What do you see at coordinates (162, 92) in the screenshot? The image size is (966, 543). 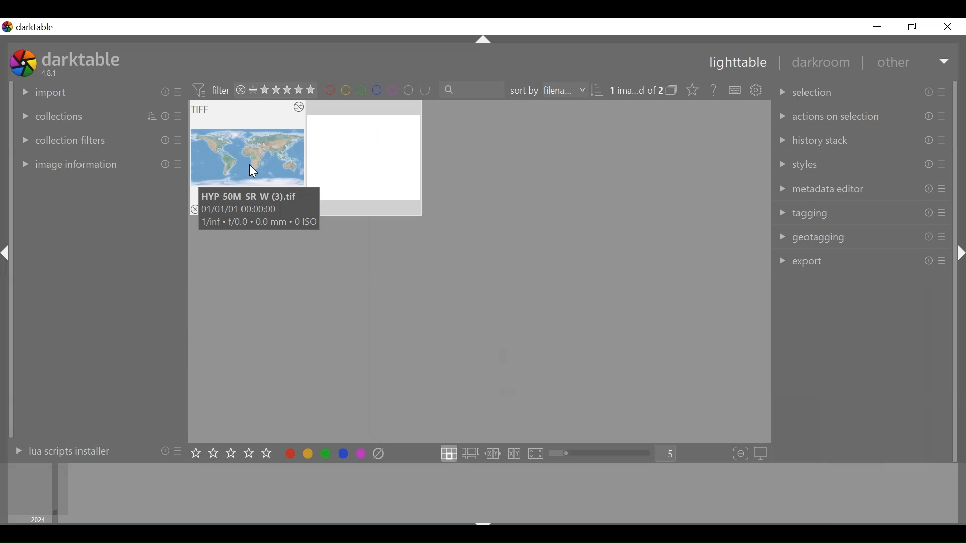 I see `reset` at bounding box center [162, 92].